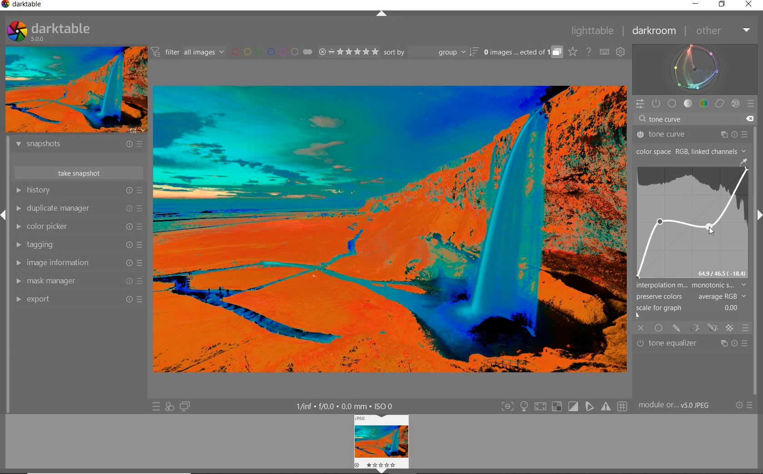 This screenshot has width=763, height=474. What do you see at coordinates (49, 31) in the screenshot?
I see `SYSTEM LOGO` at bounding box center [49, 31].